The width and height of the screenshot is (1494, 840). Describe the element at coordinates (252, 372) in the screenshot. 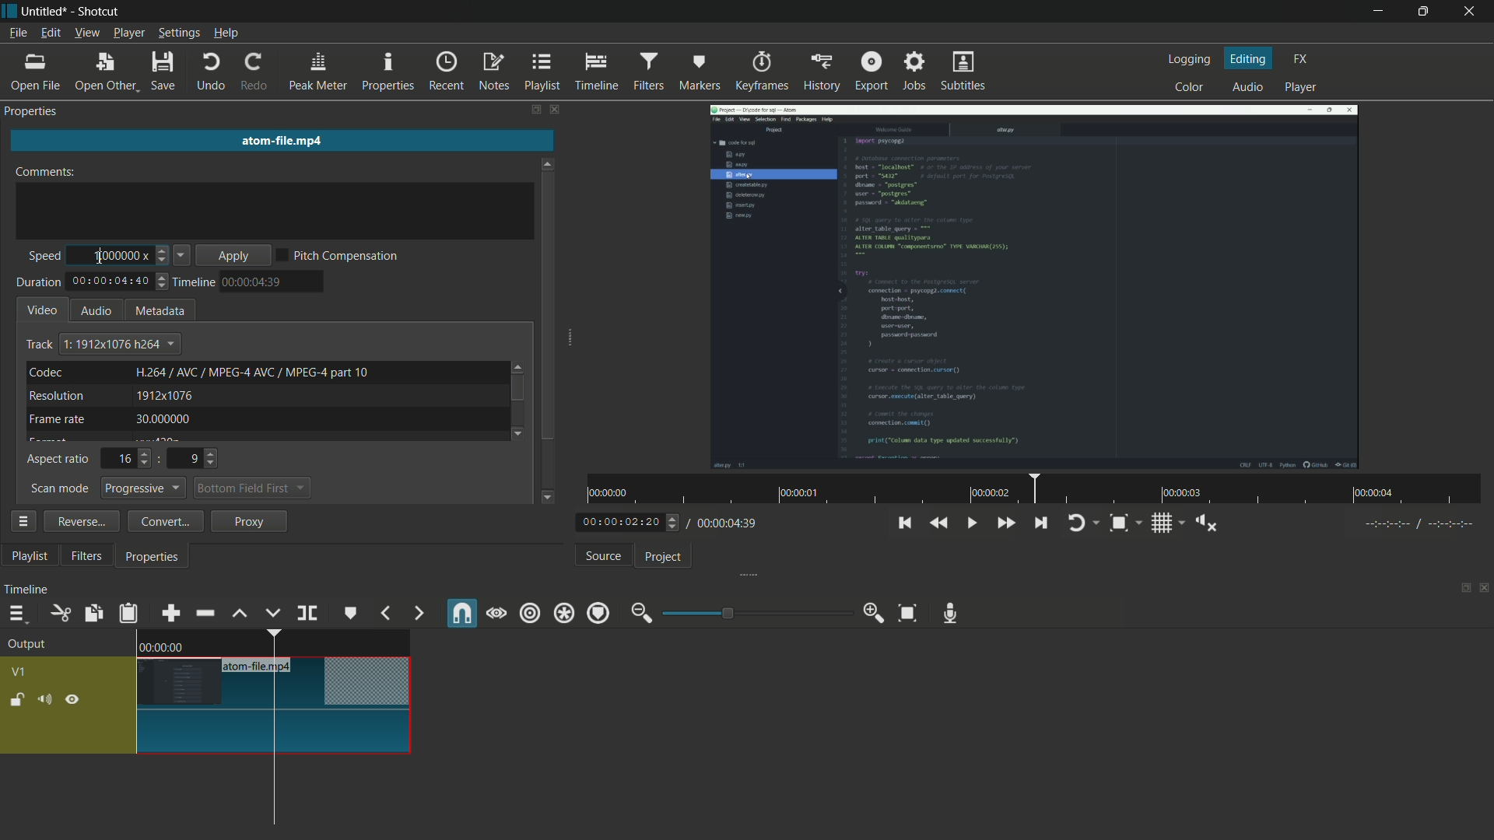

I see `text` at that location.